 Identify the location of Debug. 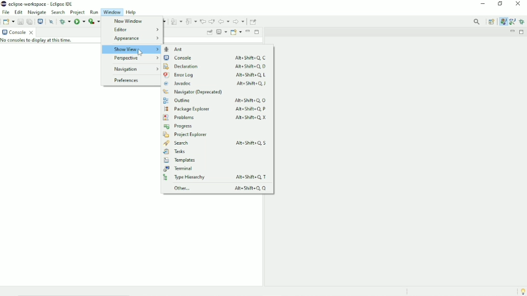
(522, 22).